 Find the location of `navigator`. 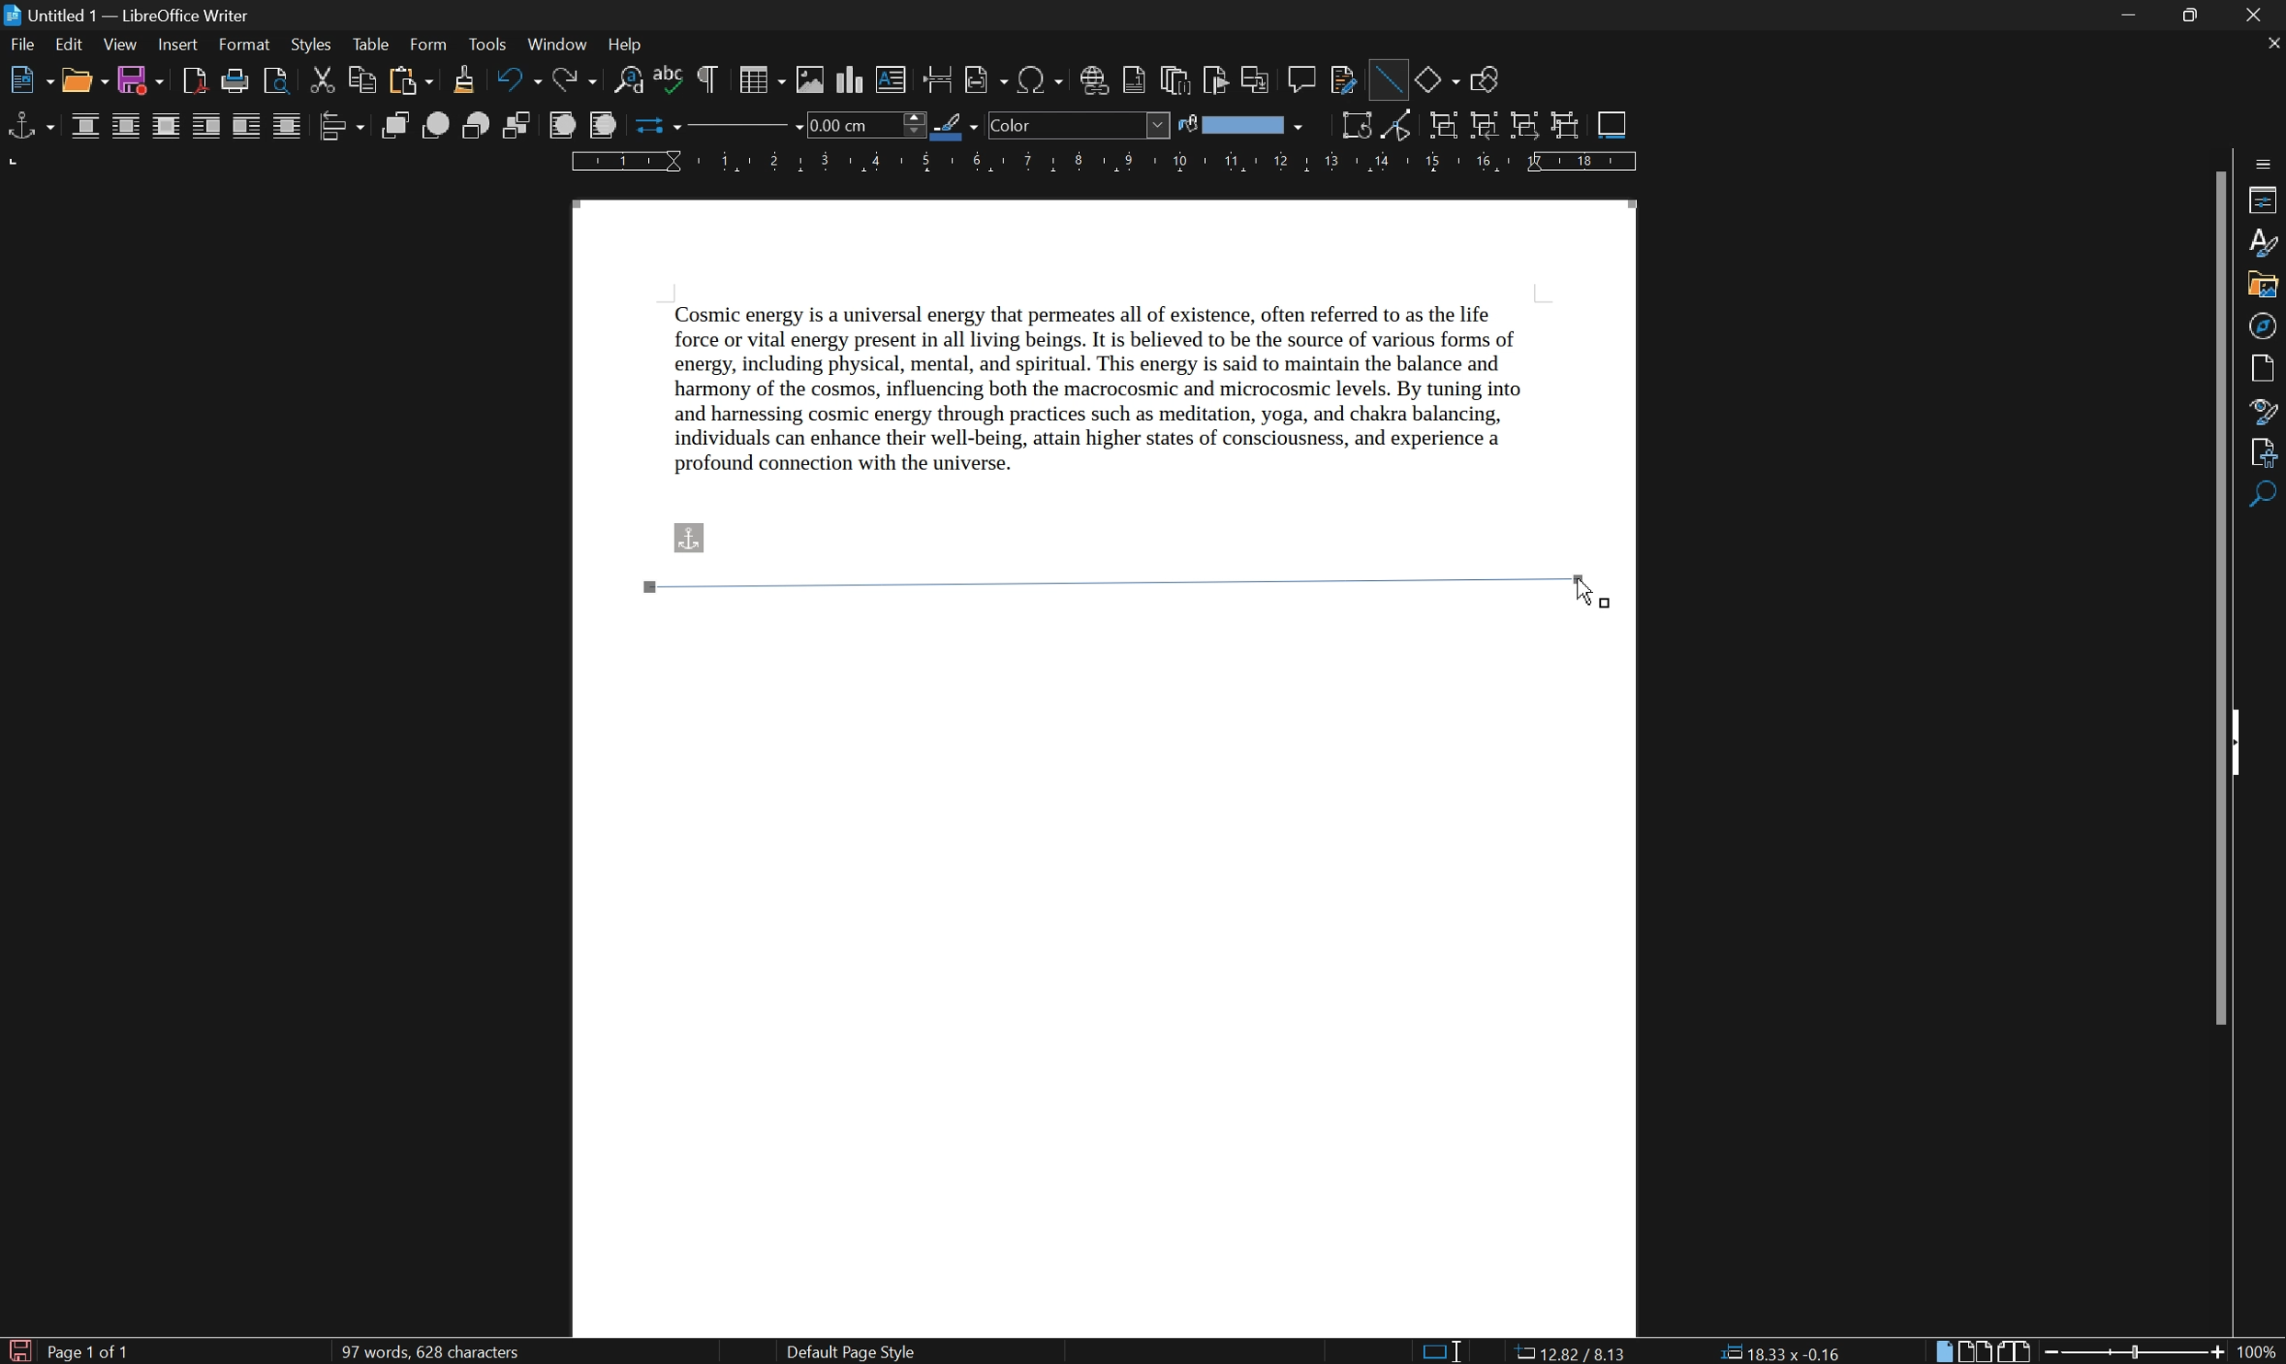

navigator is located at coordinates (2262, 326).